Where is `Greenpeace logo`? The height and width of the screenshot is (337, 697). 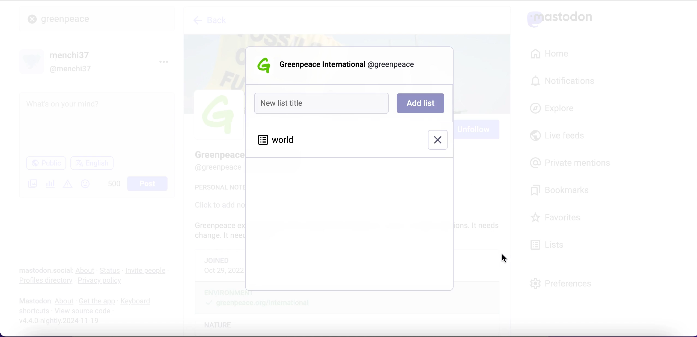 Greenpeace logo is located at coordinates (265, 65).